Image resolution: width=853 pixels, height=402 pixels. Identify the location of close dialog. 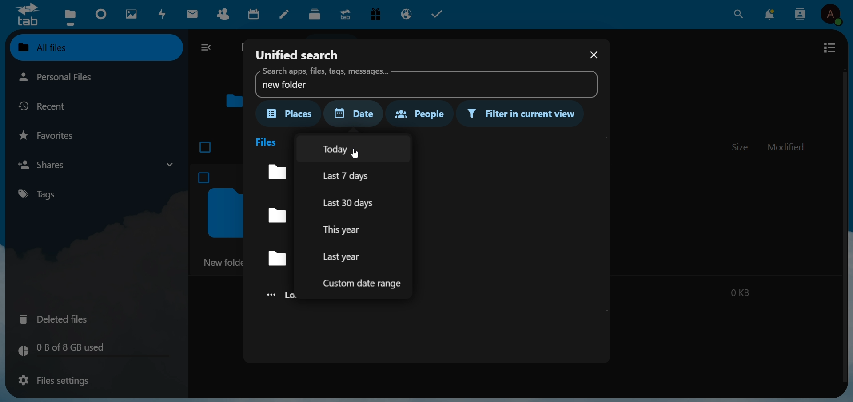
(593, 56).